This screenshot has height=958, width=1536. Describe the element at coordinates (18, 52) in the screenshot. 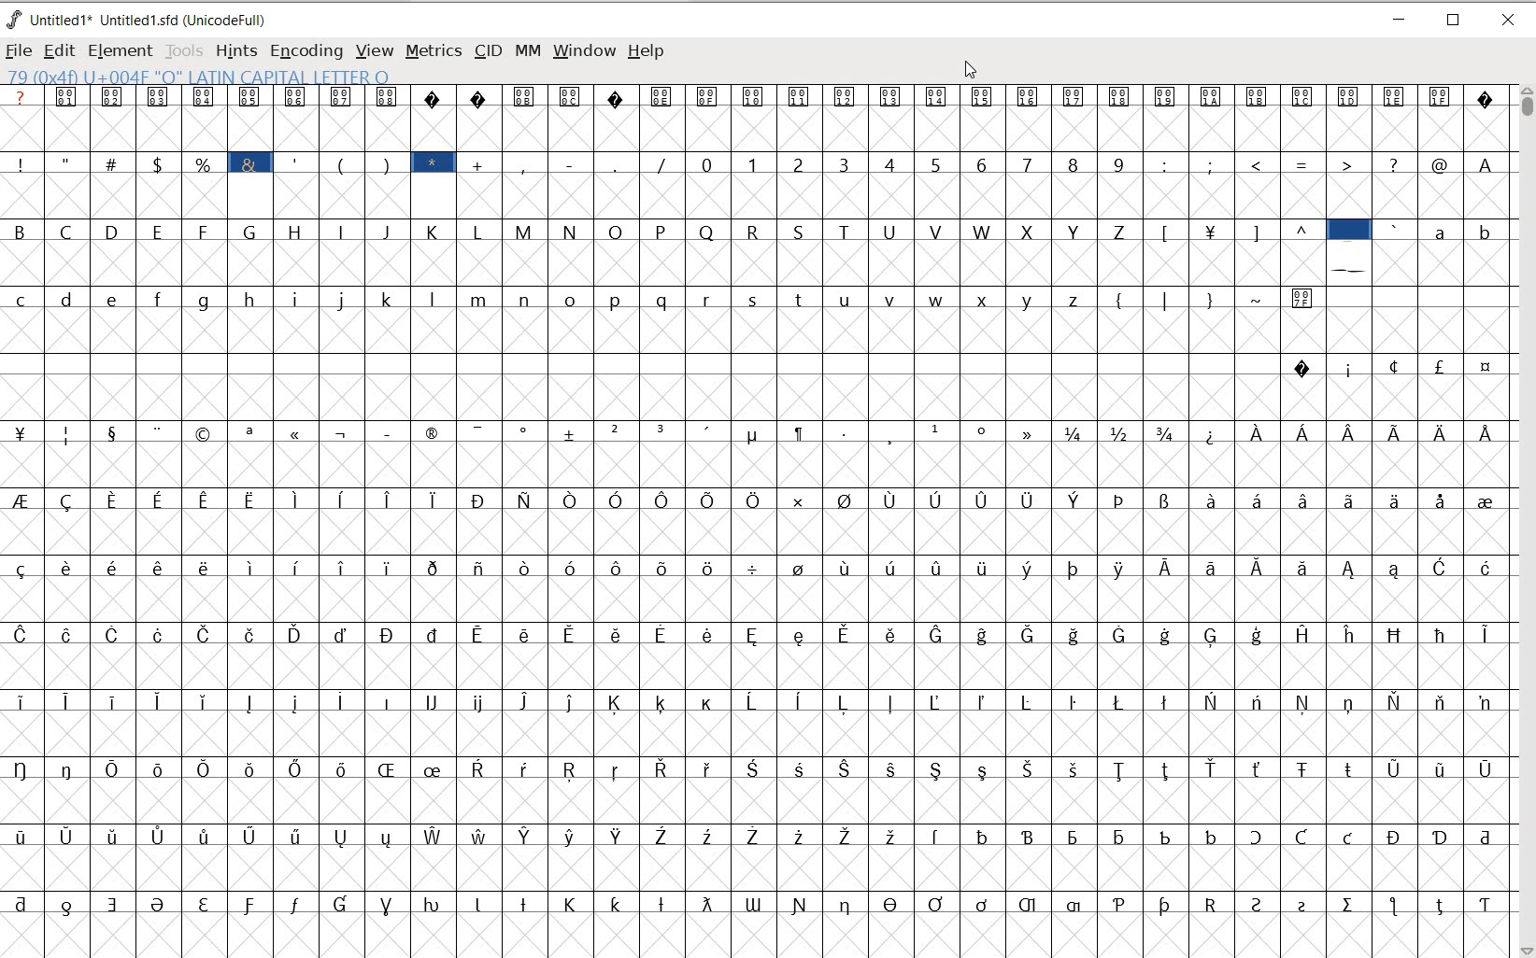

I see `FILE` at that location.